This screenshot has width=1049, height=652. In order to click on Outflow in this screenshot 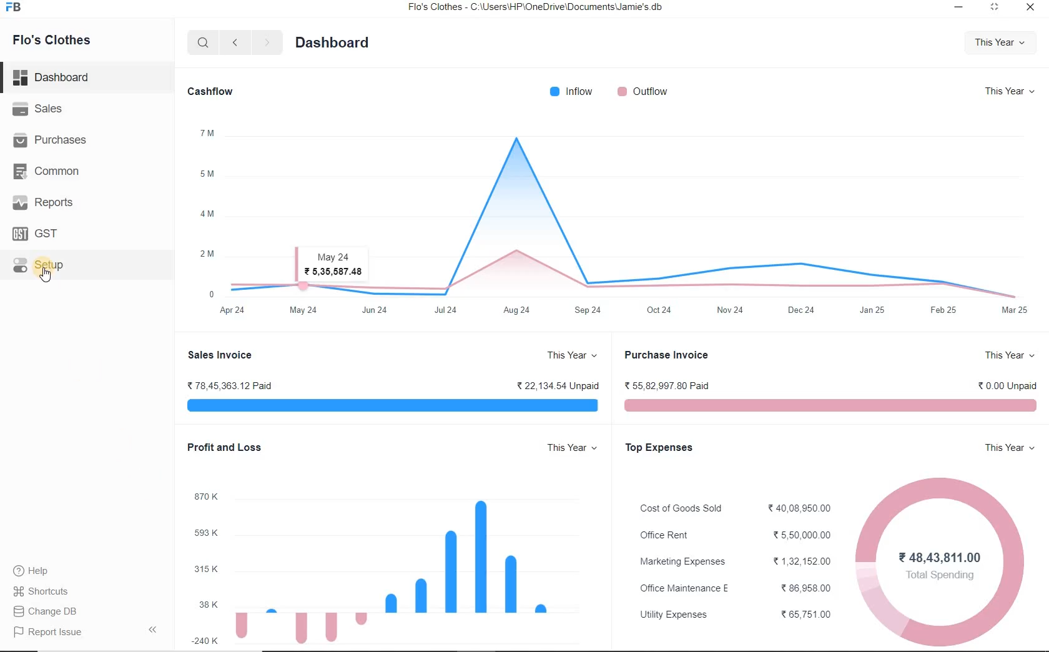, I will do `click(645, 92)`.